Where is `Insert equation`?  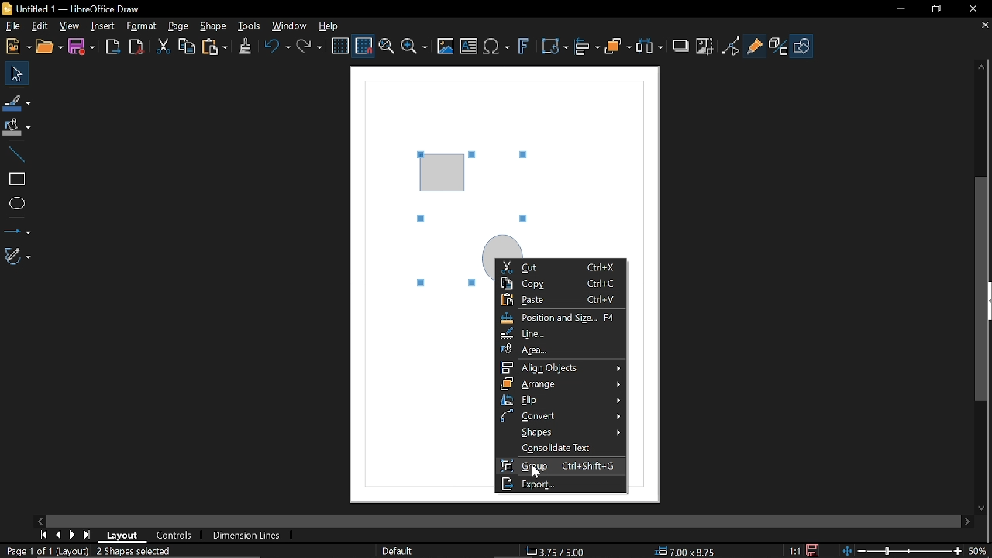 Insert equation is located at coordinates (498, 46).